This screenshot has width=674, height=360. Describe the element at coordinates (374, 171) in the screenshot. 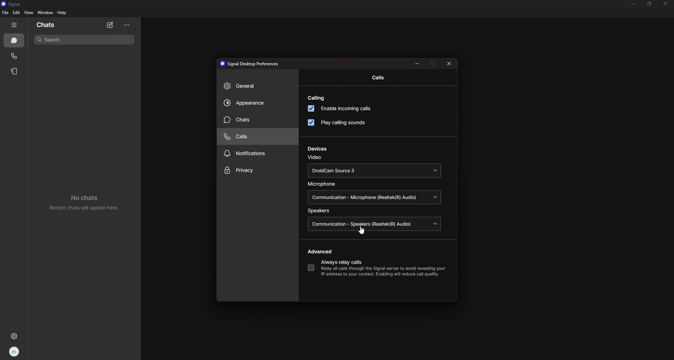

I see `DroidCam Source 3` at that location.